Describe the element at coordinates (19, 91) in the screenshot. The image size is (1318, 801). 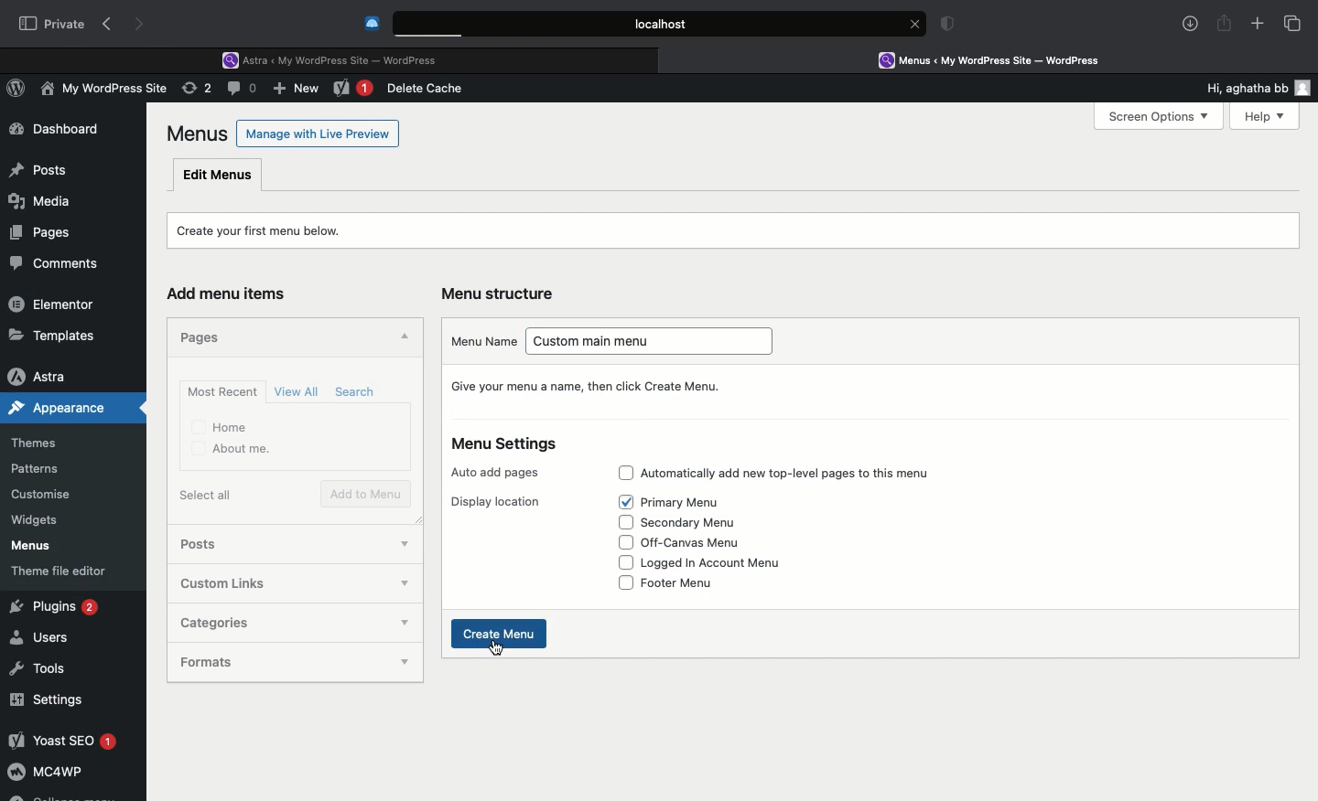
I see `WordPress Logo` at that location.